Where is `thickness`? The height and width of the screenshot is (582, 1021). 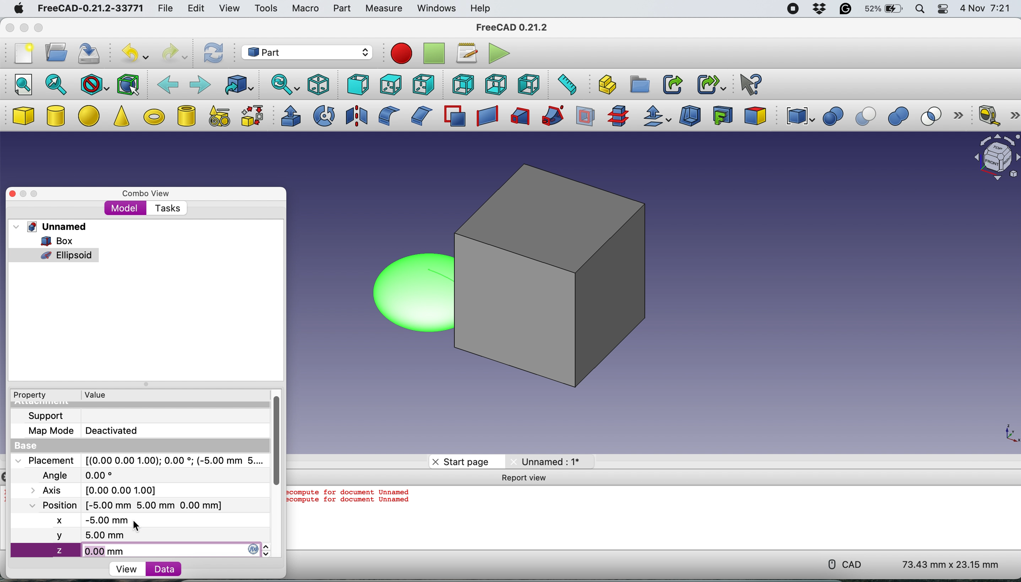
thickness is located at coordinates (691, 117).